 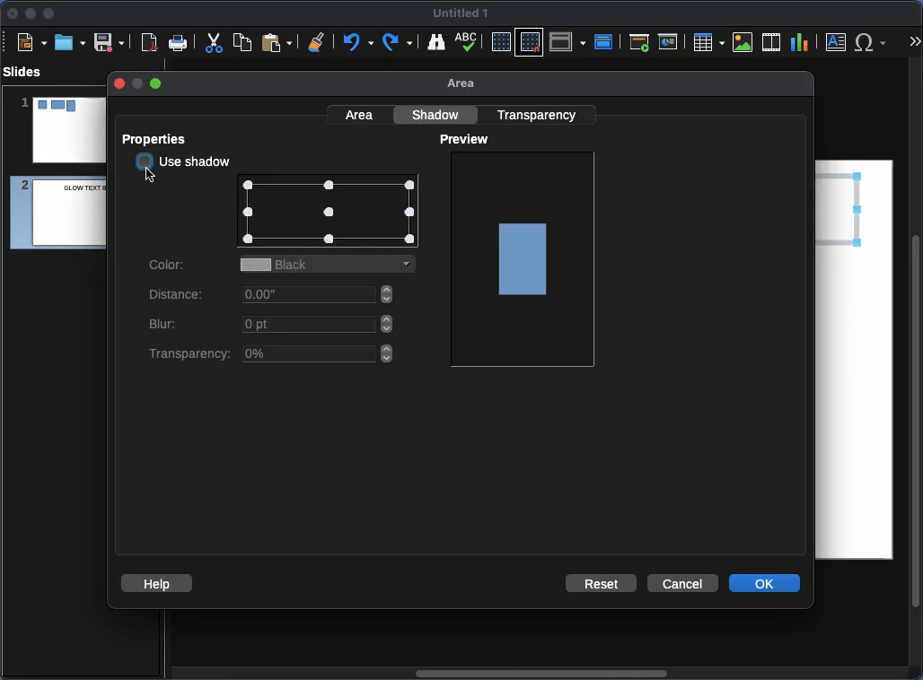 What do you see at coordinates (438, 114) in the screenshot?
I see `Shadow` at bounding box center [438, 114].